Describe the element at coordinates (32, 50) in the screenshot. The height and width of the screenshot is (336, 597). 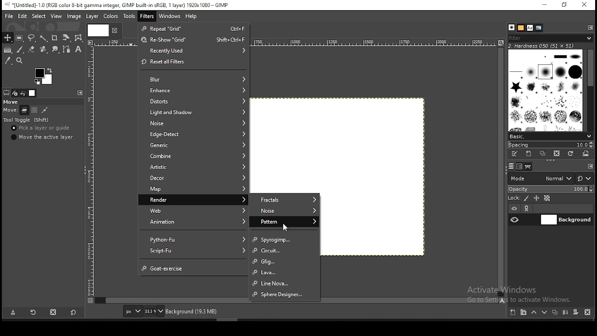
I see `eraser tool` at that location.